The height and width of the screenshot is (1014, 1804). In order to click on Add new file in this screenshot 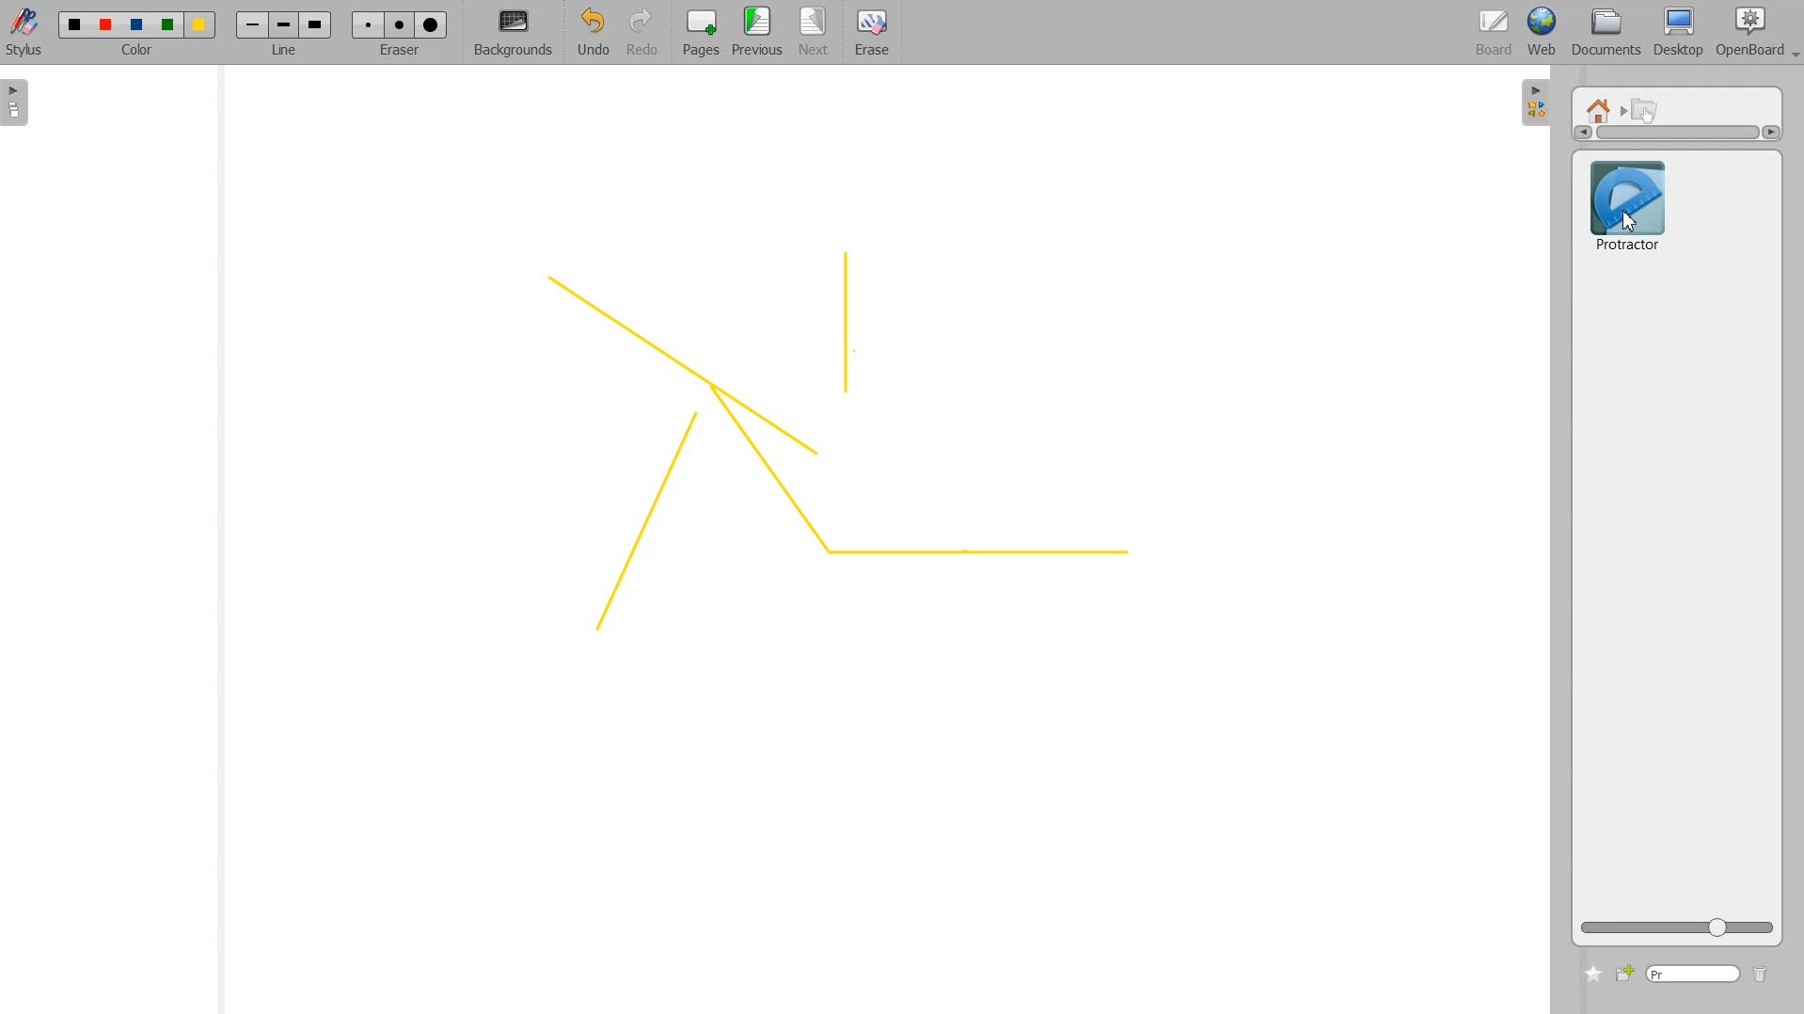, I will do `click(1623, 974)`.